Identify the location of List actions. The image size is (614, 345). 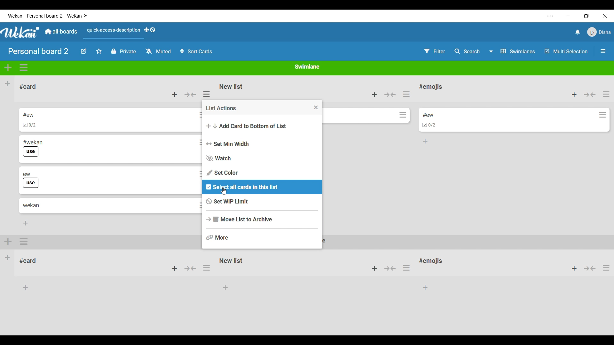
(606, 94).